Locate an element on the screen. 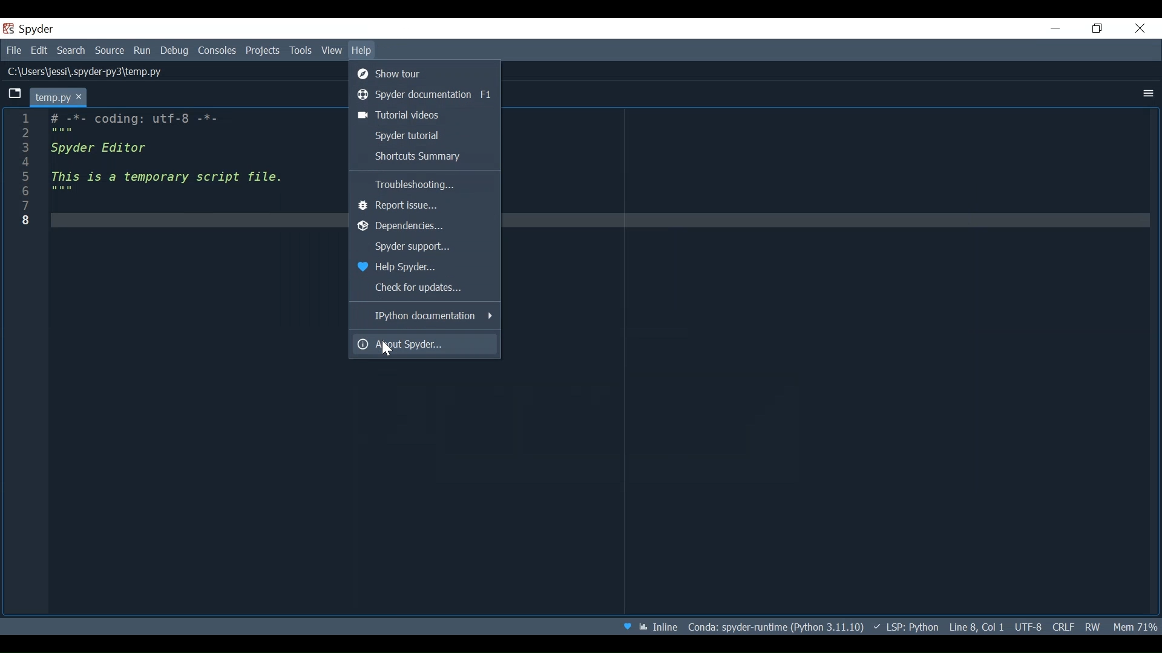  File is located at coordinates (14, 51).